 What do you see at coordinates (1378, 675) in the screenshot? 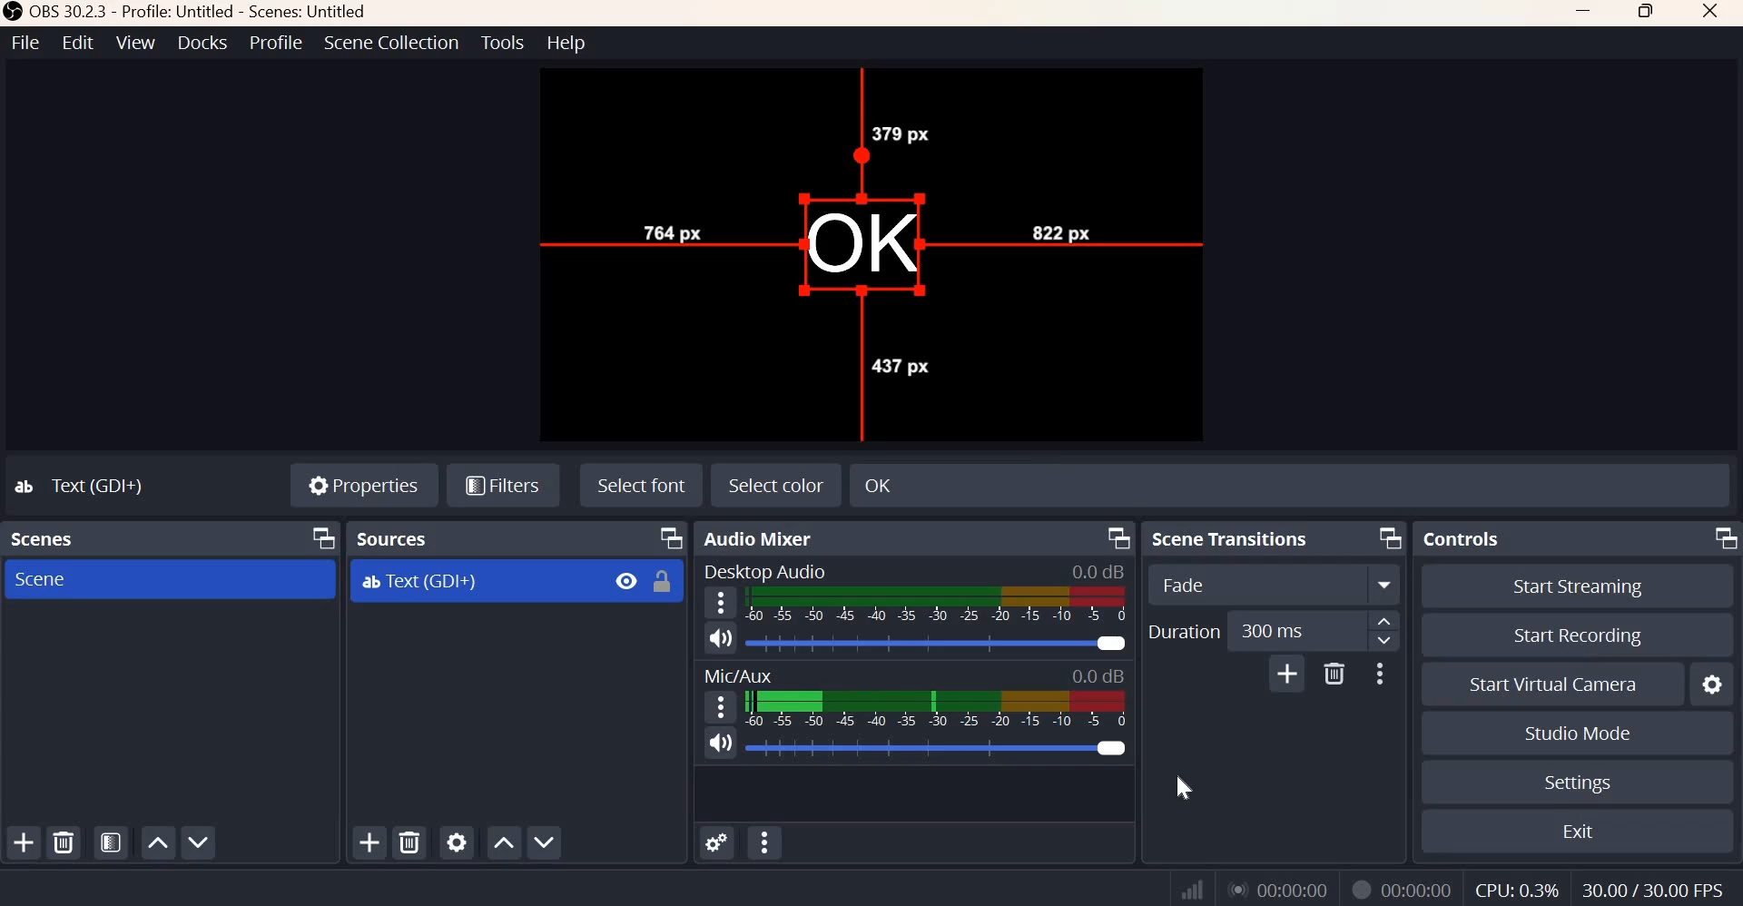
I see `More Options` at bounding box center [1378, 675].